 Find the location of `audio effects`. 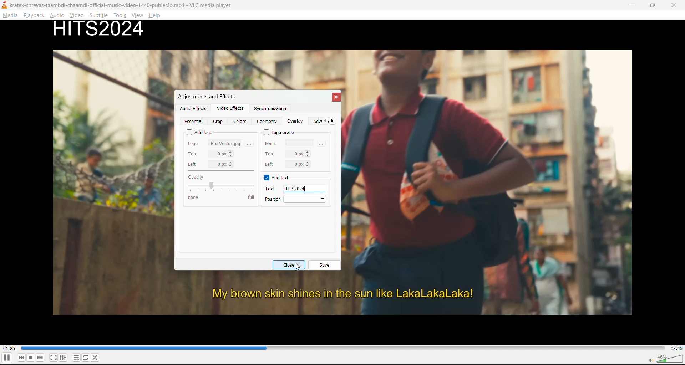

audio effects is located at coordinates (193, 108).